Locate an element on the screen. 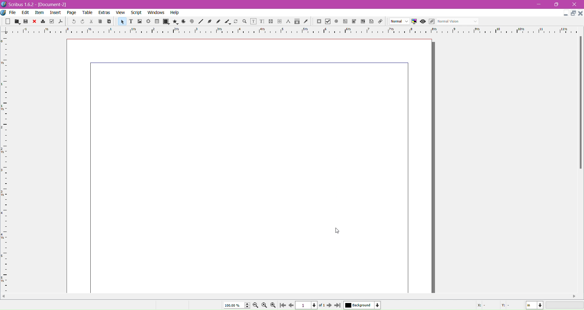 The height and width of the screenshot is (310, 584). Table is located at coordinates (87, 13).